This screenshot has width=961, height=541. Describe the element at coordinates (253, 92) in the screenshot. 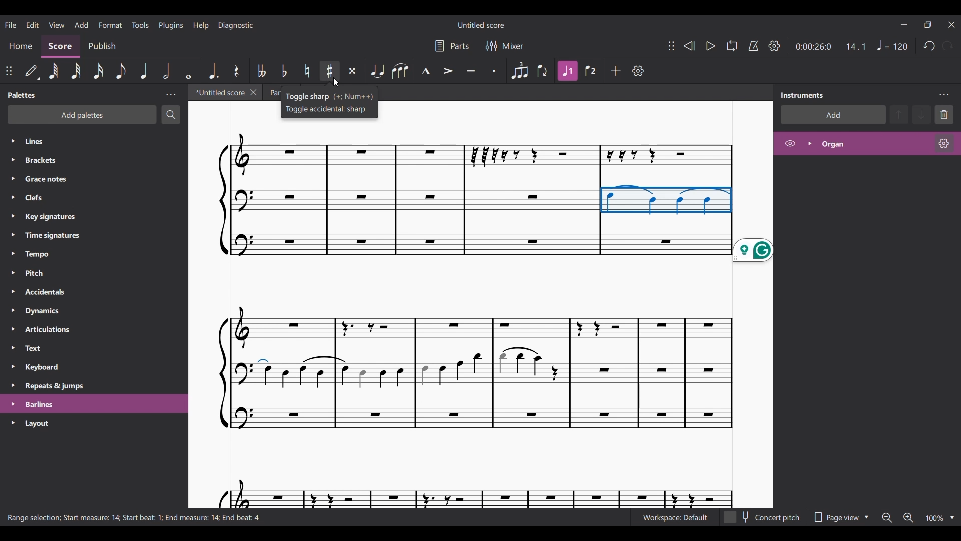

I see `Close current tab` at that location.